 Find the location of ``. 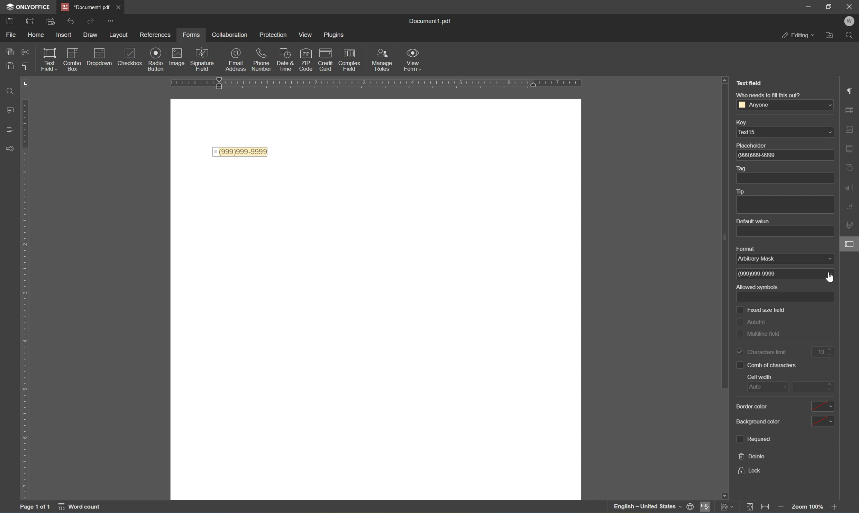

 is located at coordinates (306, 35).